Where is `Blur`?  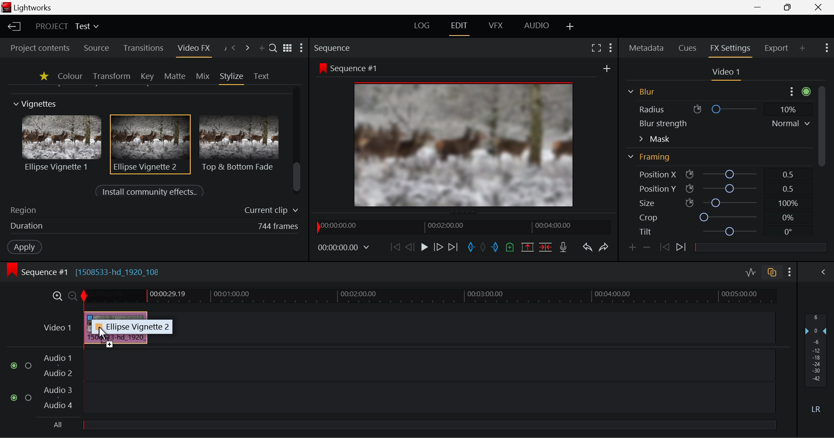 Blur is located at coordinates (640, 91).